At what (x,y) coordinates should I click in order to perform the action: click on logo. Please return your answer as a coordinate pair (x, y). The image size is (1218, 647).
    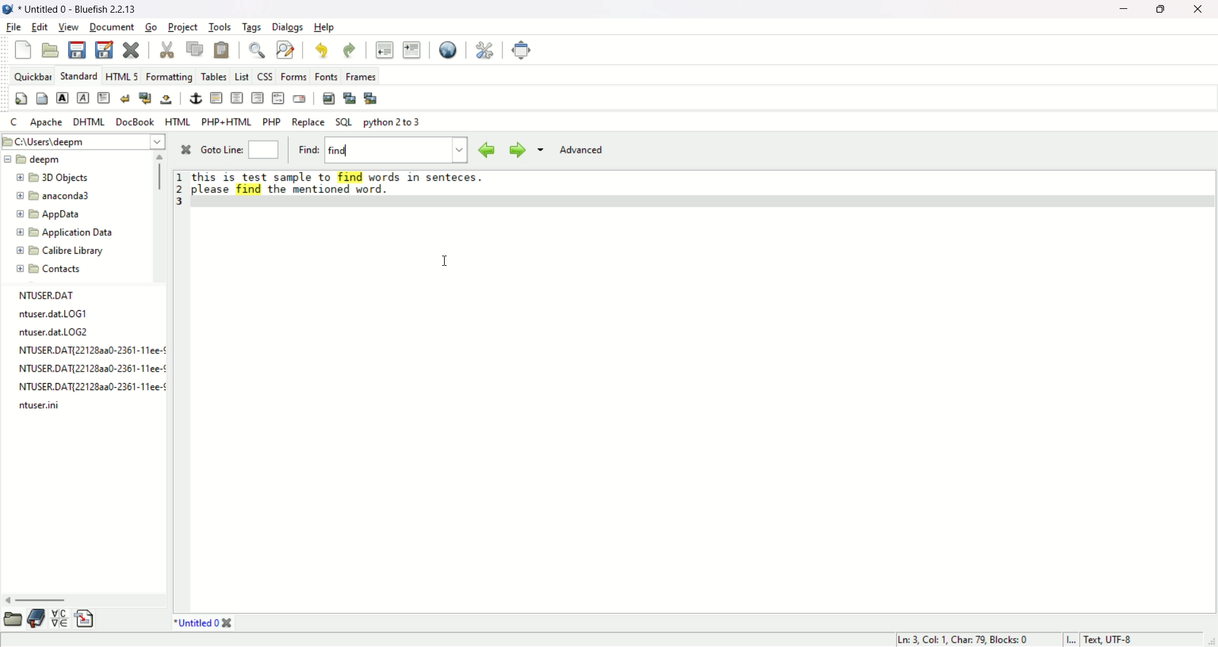
    Looking at the image, I should click on (11, 10).